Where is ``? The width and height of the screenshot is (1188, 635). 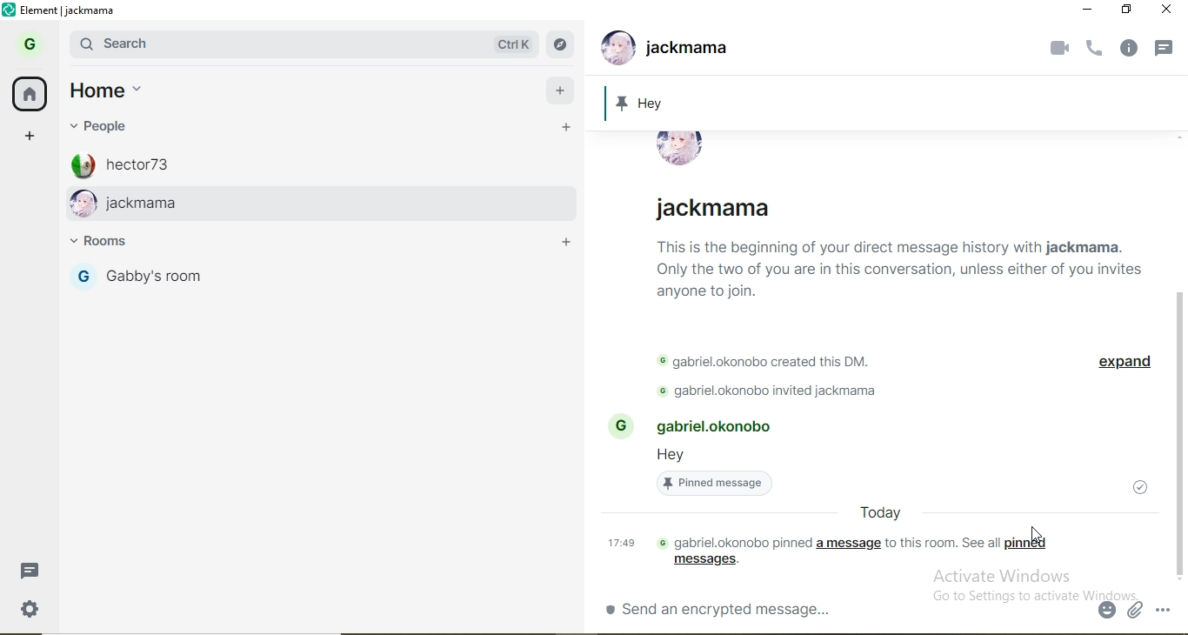
 is located at coordinates (718, 208).